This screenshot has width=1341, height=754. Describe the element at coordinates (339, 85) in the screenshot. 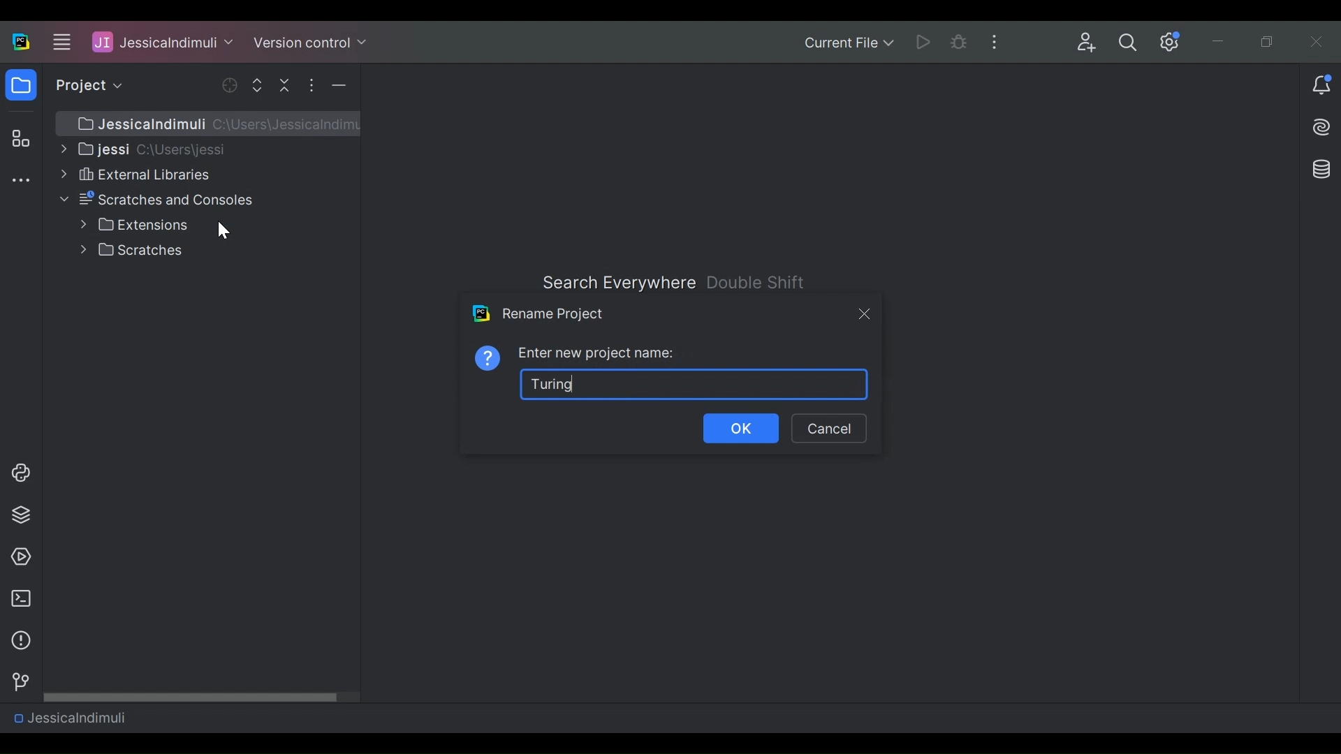

I see `Hide` at that location.